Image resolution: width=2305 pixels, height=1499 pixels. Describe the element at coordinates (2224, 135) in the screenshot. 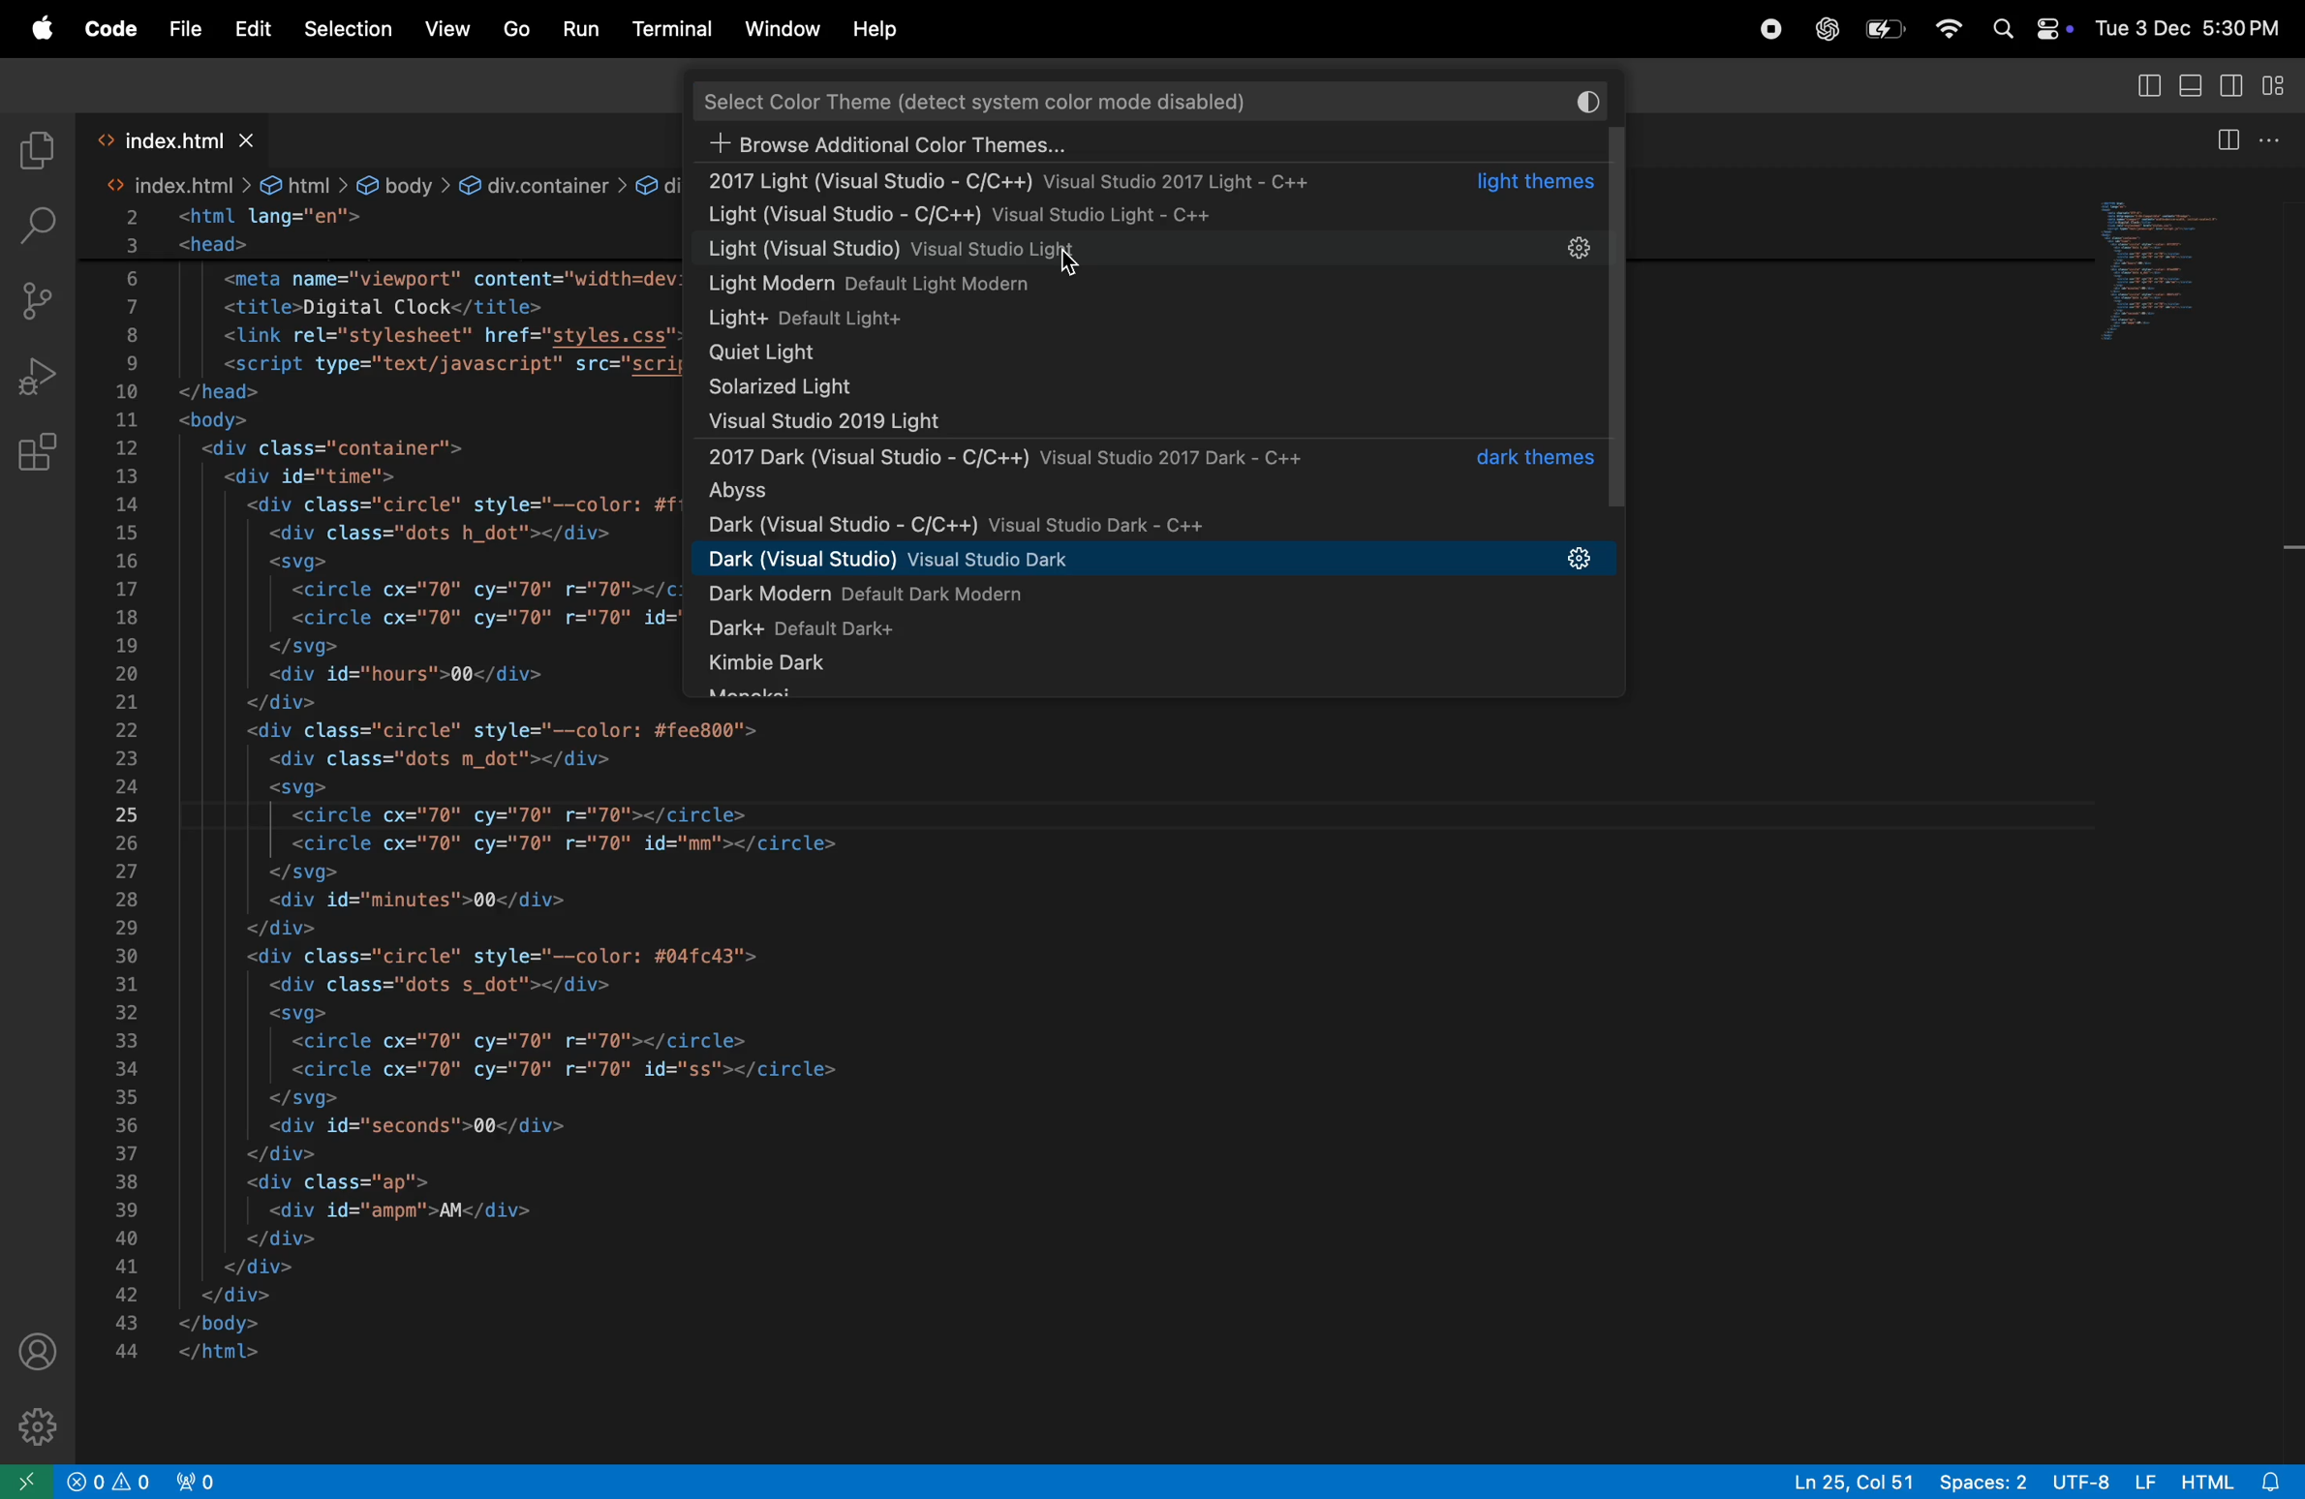

I see `Split editor` at that location.